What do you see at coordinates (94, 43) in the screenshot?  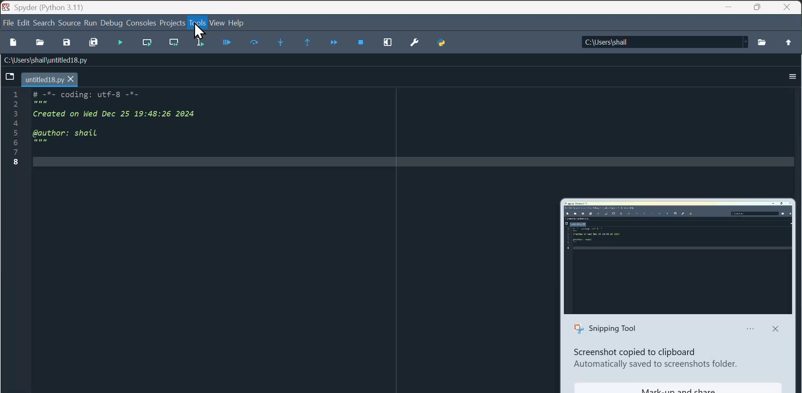 I see `Save all` at bounding box center [94, 43].